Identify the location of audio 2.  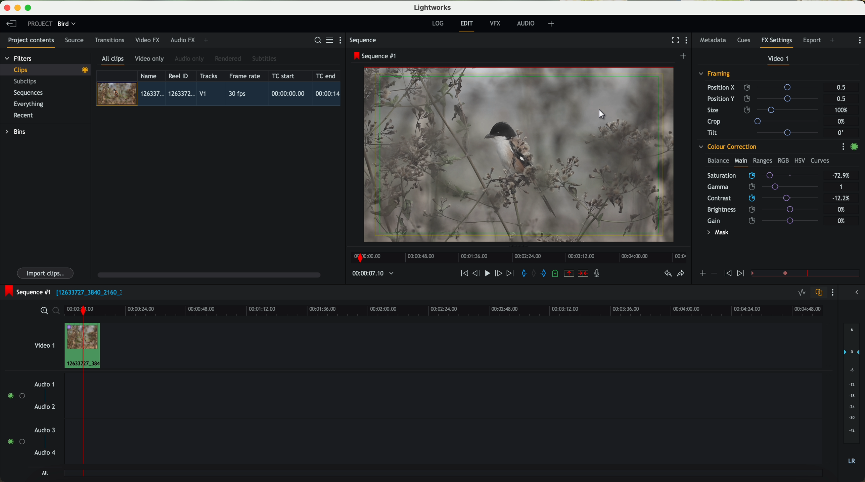
(45, 407).